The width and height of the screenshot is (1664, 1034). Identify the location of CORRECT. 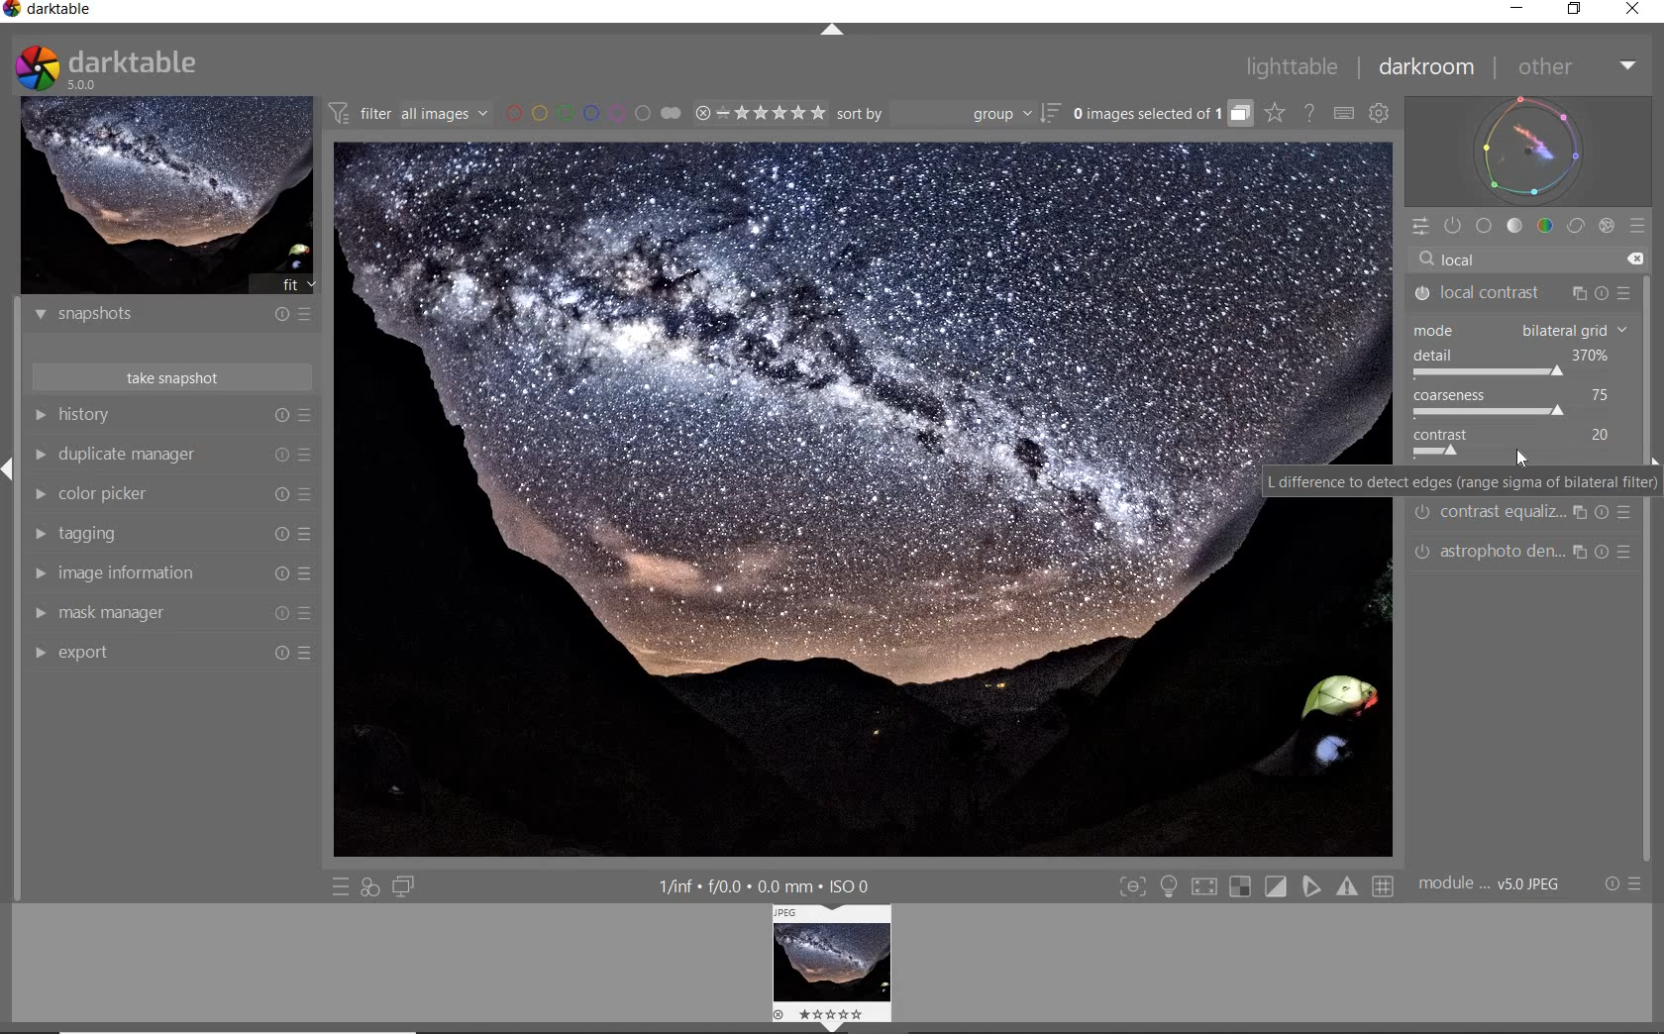
(1575, 227).